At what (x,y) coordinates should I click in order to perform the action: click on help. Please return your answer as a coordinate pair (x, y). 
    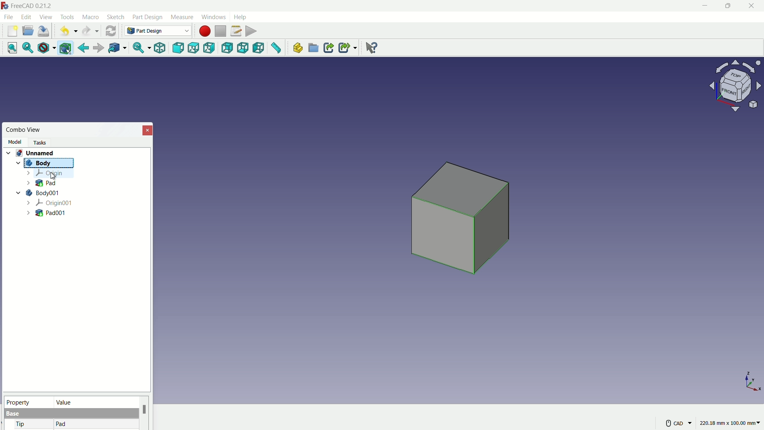
    Looking at the image, I should click on (241, 16).